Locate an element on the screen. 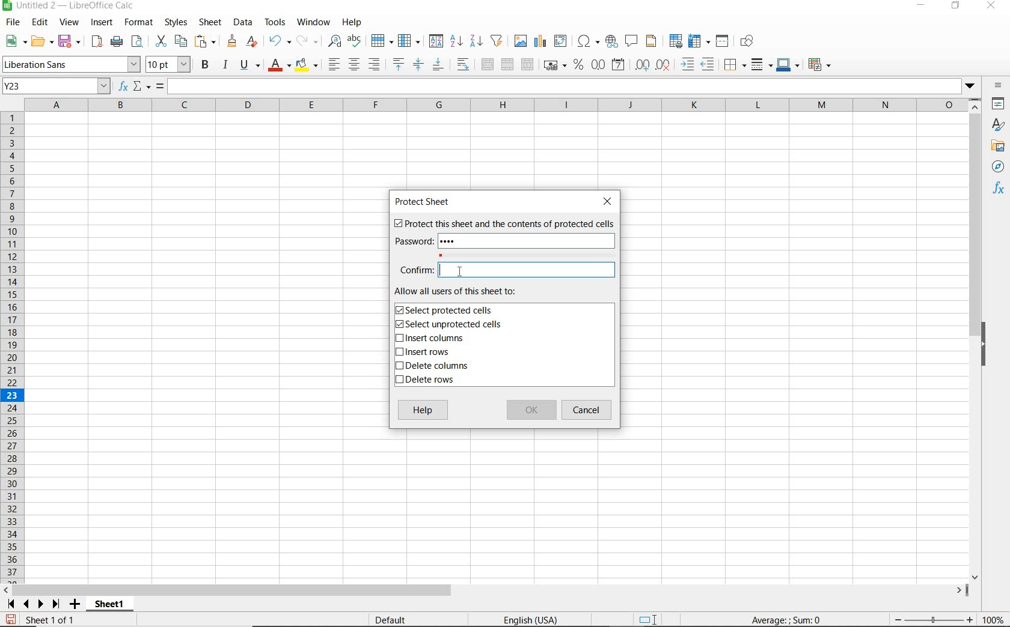 The image size is (1010, 627). DATA is located at coordinates (243, 23).